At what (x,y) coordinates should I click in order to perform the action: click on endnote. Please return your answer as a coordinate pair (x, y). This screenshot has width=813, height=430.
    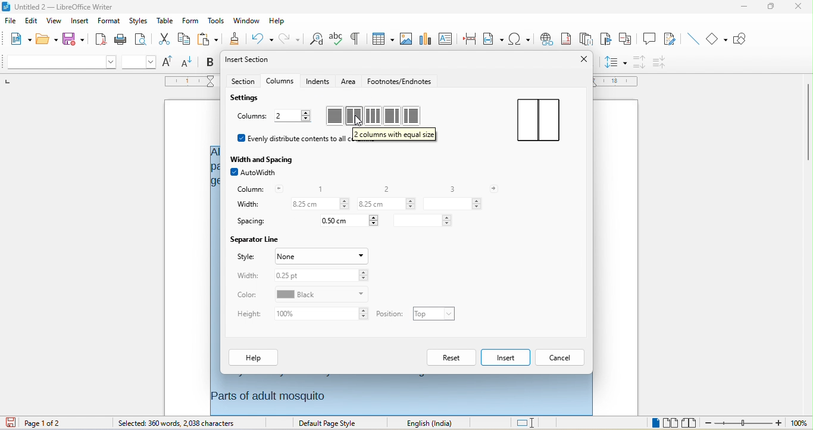
    Looking at the image, I should click on (587, 40).